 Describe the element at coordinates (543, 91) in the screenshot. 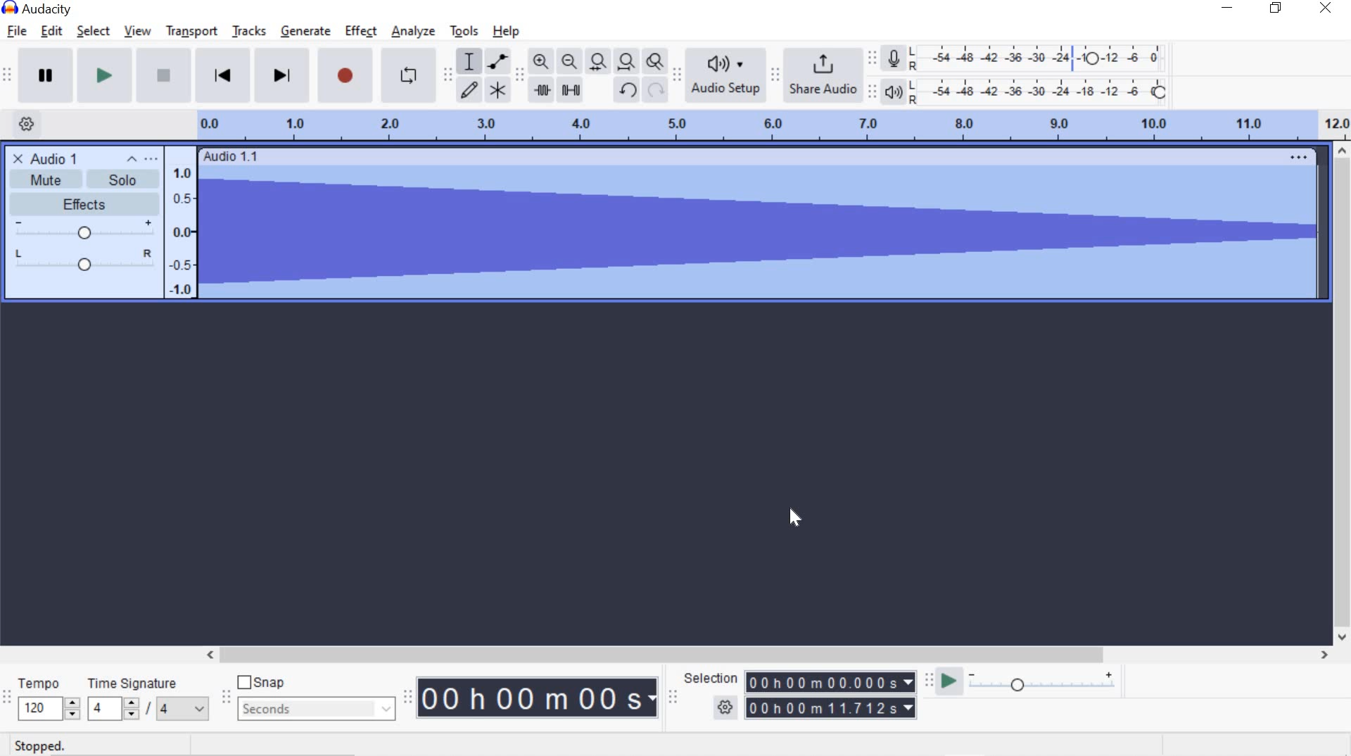

I see `time audio outside selection` at that location.